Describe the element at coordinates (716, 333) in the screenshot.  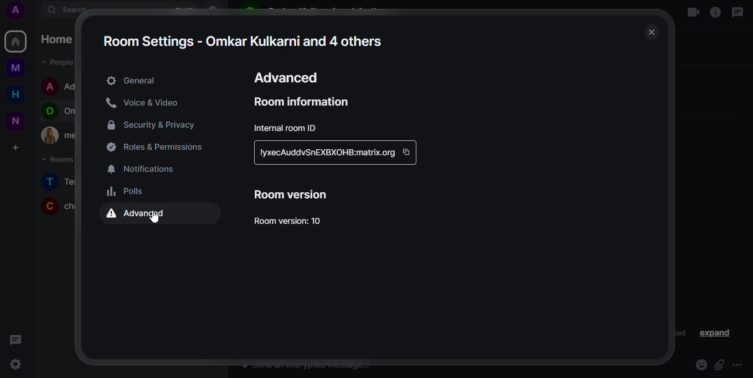
I see `‘expand` at that location.